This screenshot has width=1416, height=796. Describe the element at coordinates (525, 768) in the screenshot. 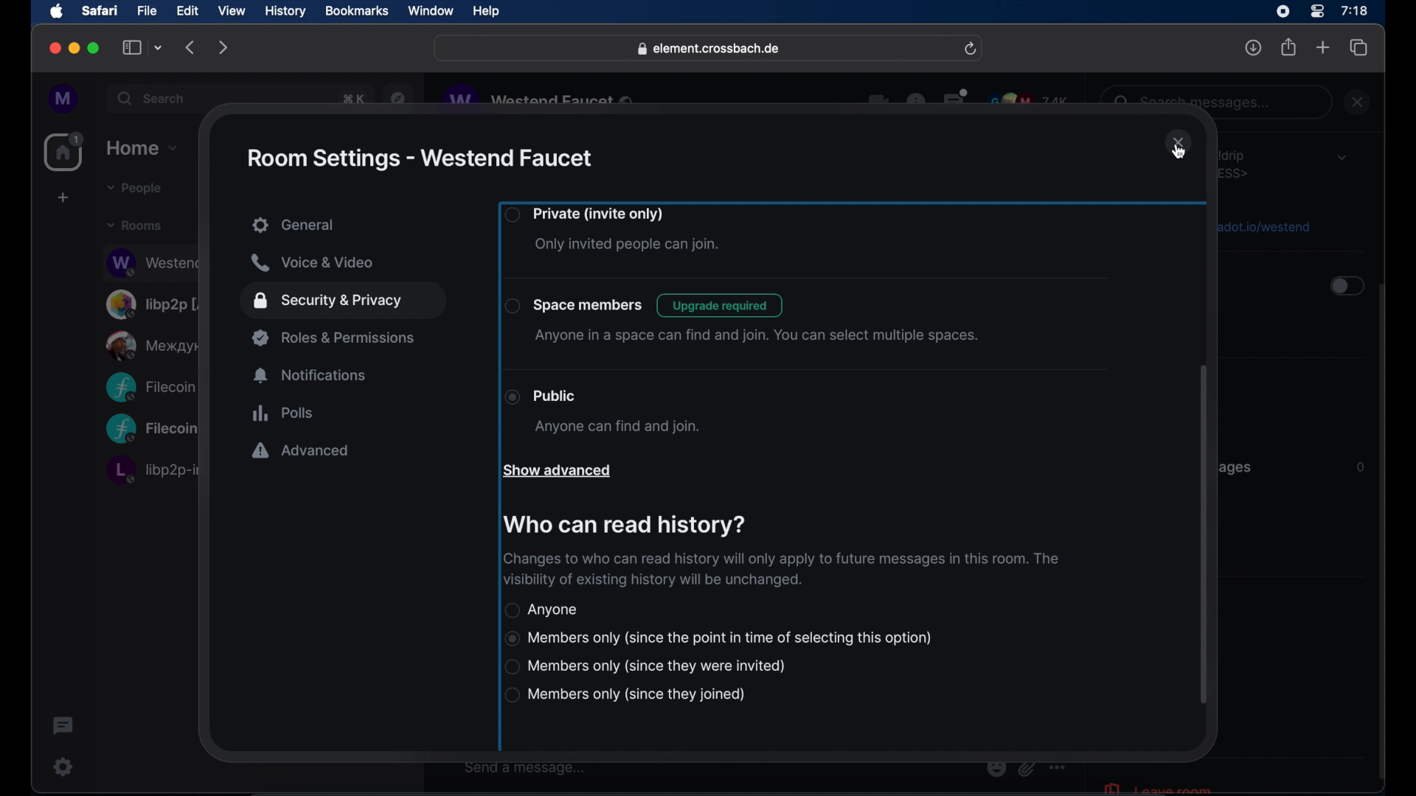

I see `send a message` at that location.